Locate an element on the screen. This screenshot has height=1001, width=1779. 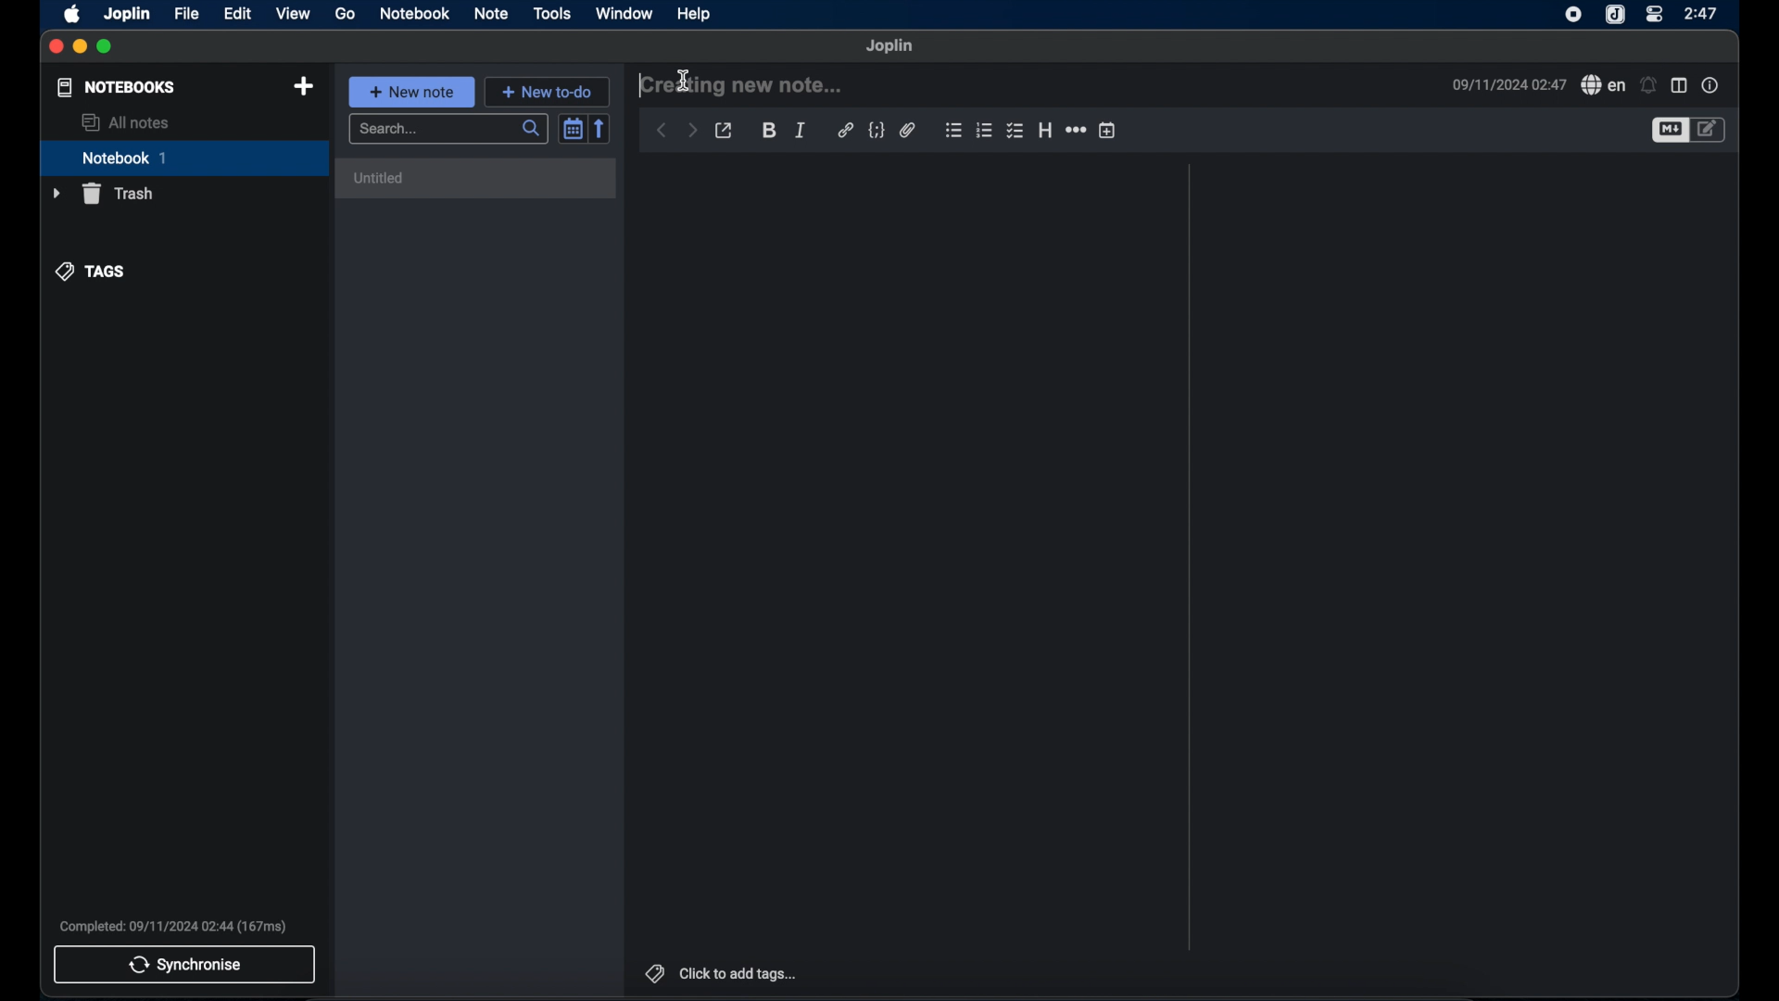
bulleted number list is located at coordinates (984, 131).